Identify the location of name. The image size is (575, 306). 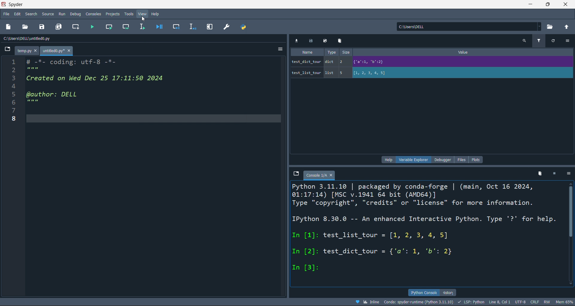
(307, 52).